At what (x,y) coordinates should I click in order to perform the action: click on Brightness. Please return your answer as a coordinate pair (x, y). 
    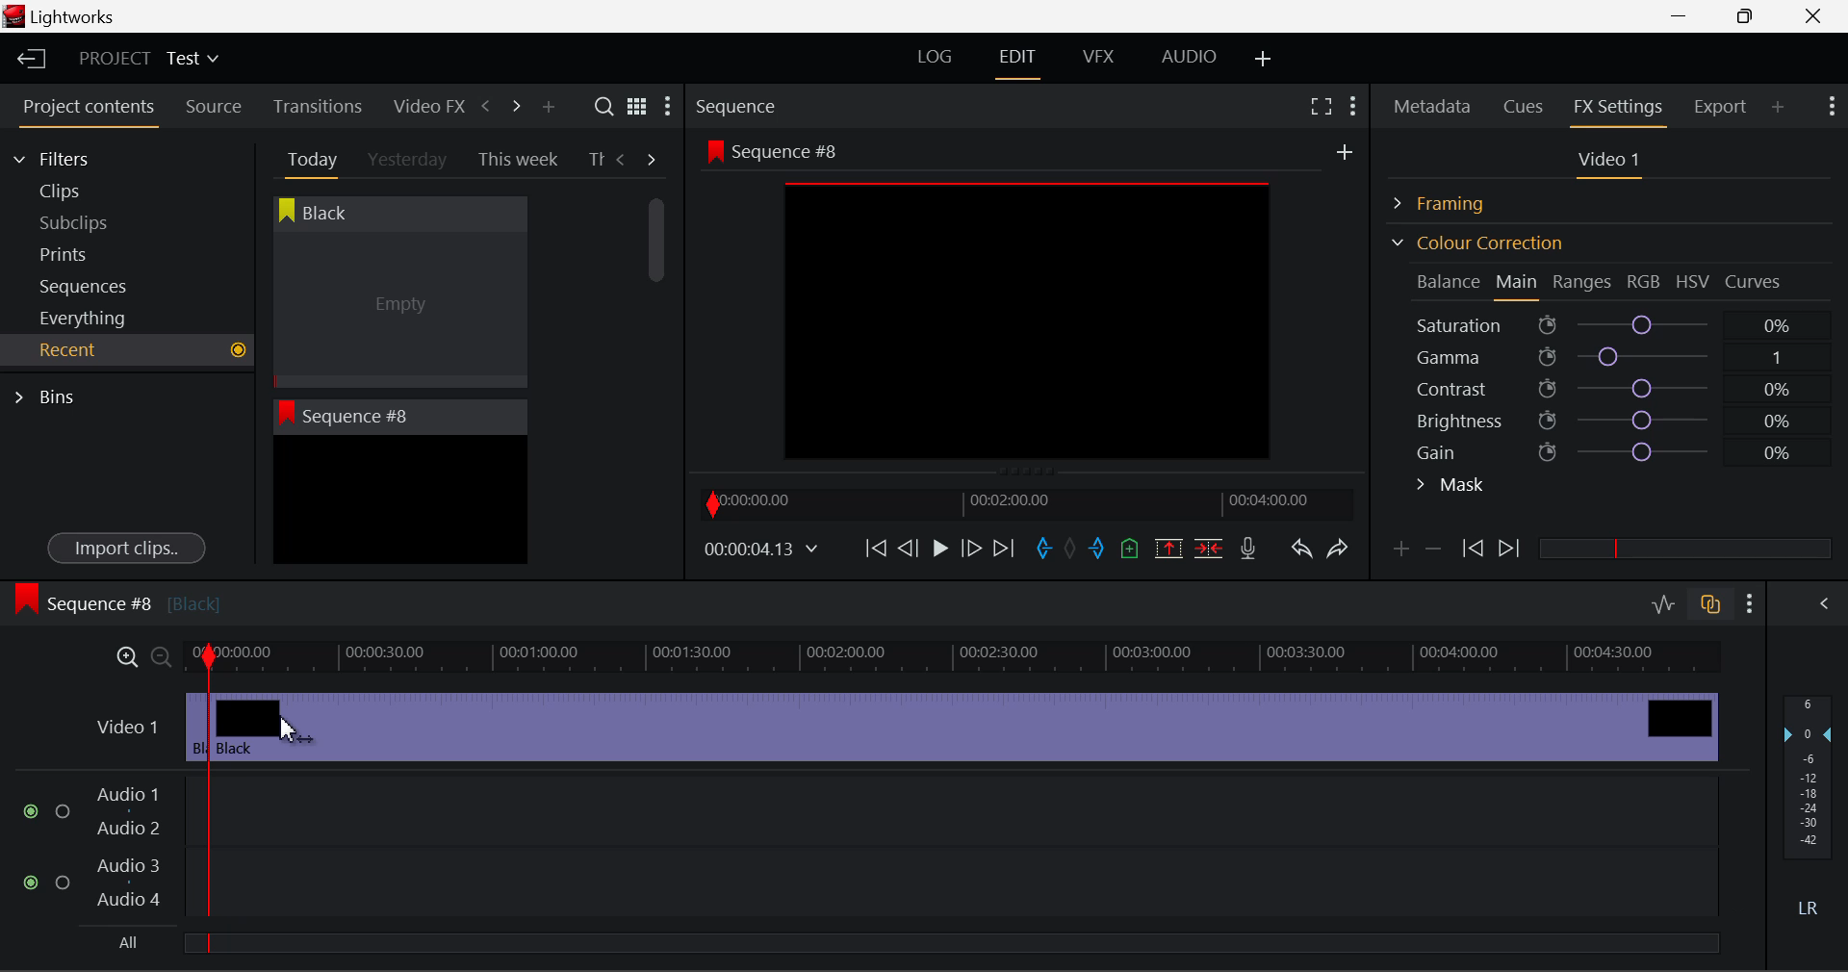
    Looking at the image, I should click on (1611, 417).